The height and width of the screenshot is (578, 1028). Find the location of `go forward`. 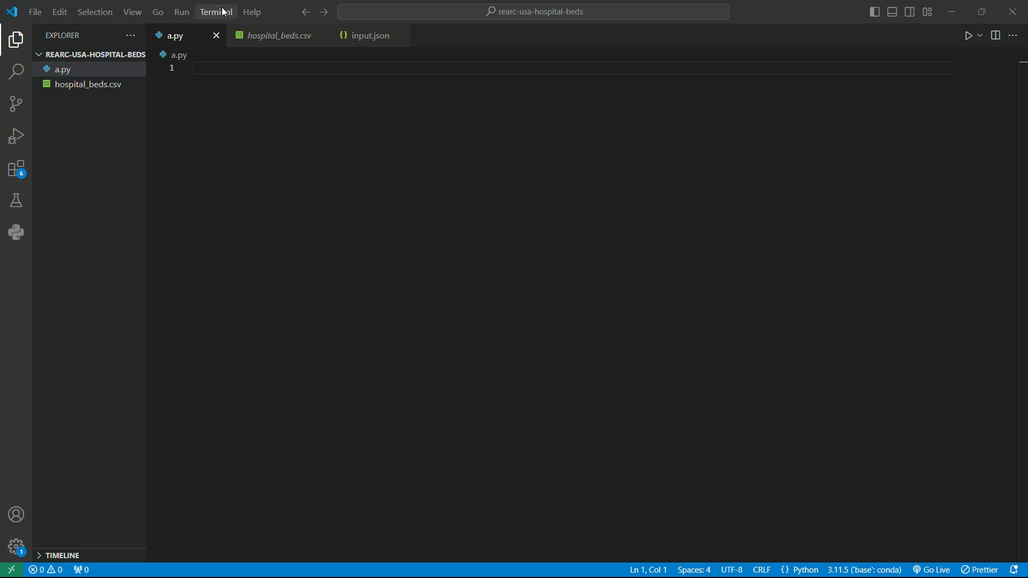

go forward is located at coordinates (328, 12).